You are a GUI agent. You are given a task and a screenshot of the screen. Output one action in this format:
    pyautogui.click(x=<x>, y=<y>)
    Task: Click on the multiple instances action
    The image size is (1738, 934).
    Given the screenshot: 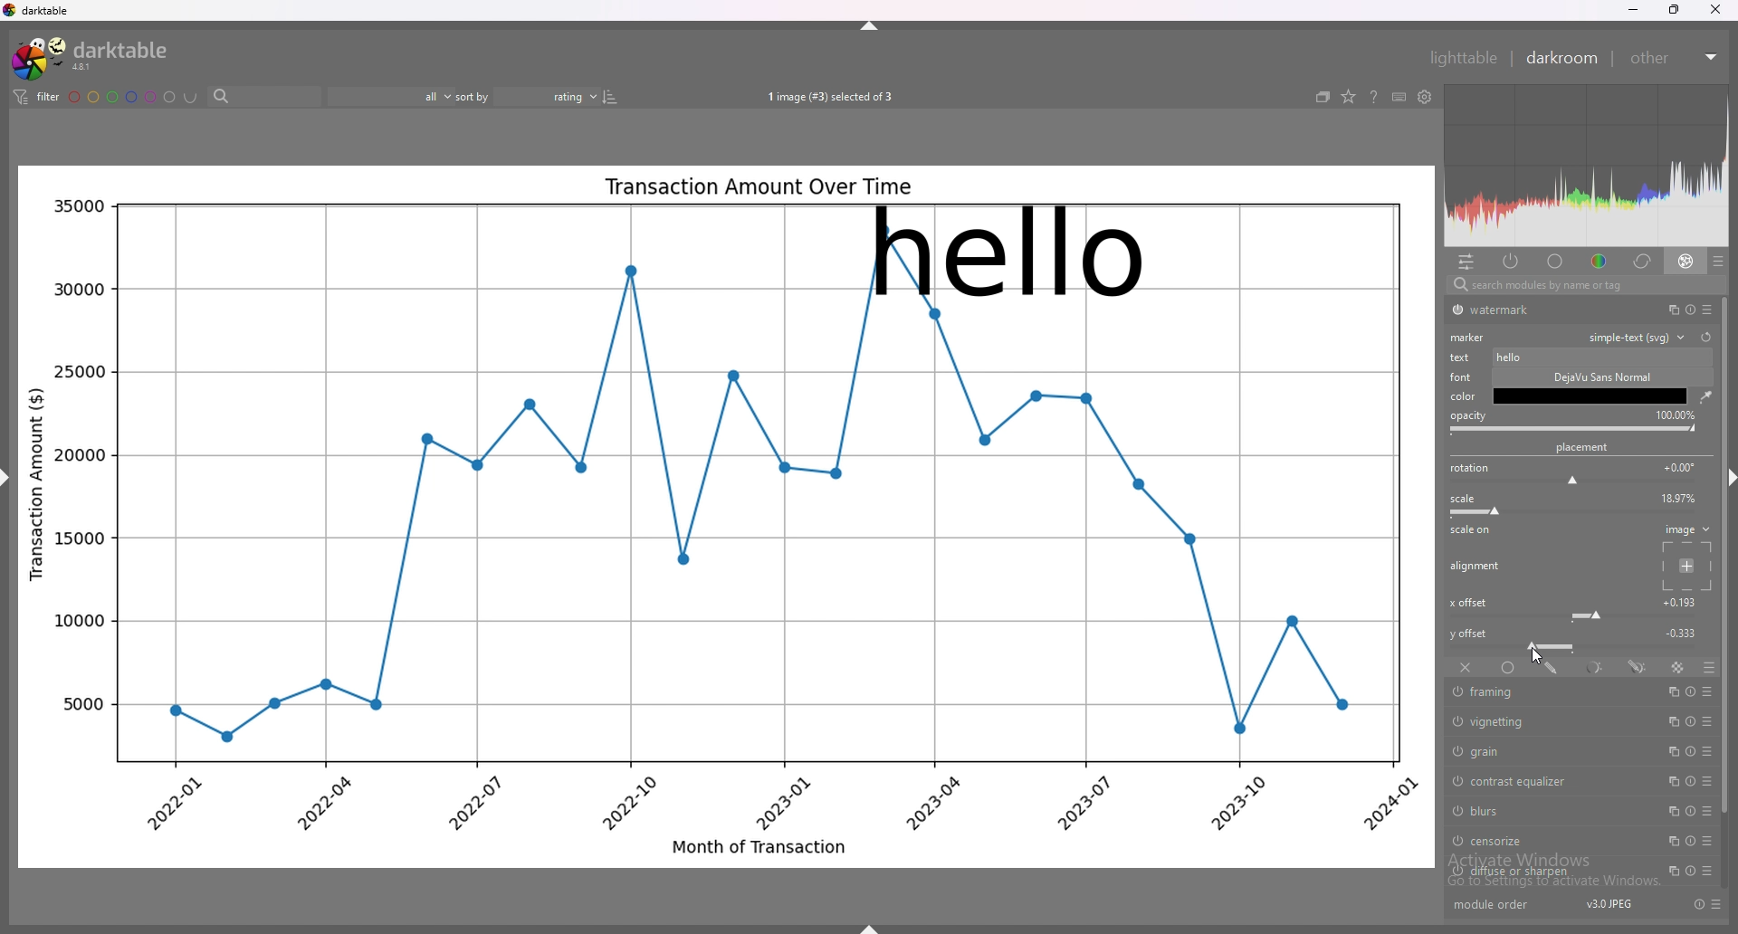 What is the action you would take?
    pyautogui.click(x=1671, y=782)
    